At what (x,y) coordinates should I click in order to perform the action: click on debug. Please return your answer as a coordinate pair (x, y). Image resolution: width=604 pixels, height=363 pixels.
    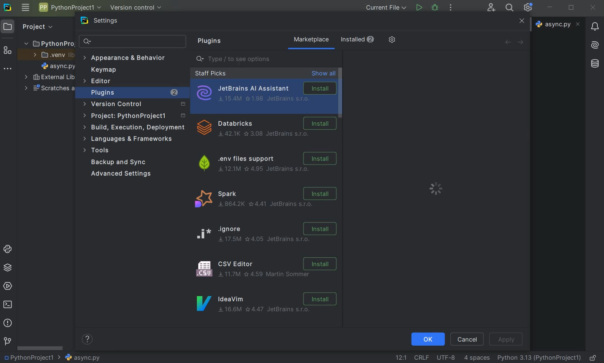
    Looking at the image, I should click on (436, 9).